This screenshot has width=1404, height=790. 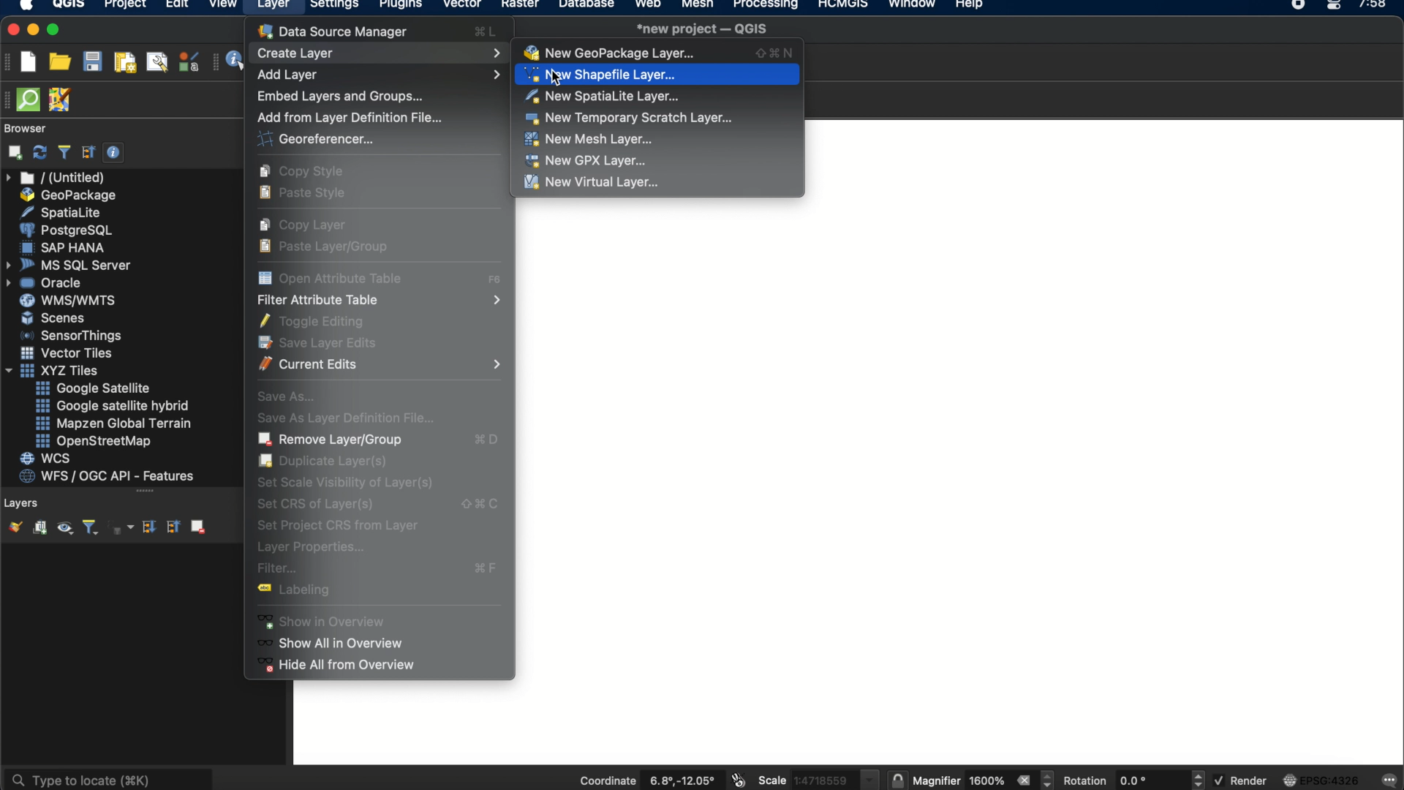 What do you see at coordinates (1388, 781) in the screenshot?
I see `messages` at bounding box center [1388, 781].